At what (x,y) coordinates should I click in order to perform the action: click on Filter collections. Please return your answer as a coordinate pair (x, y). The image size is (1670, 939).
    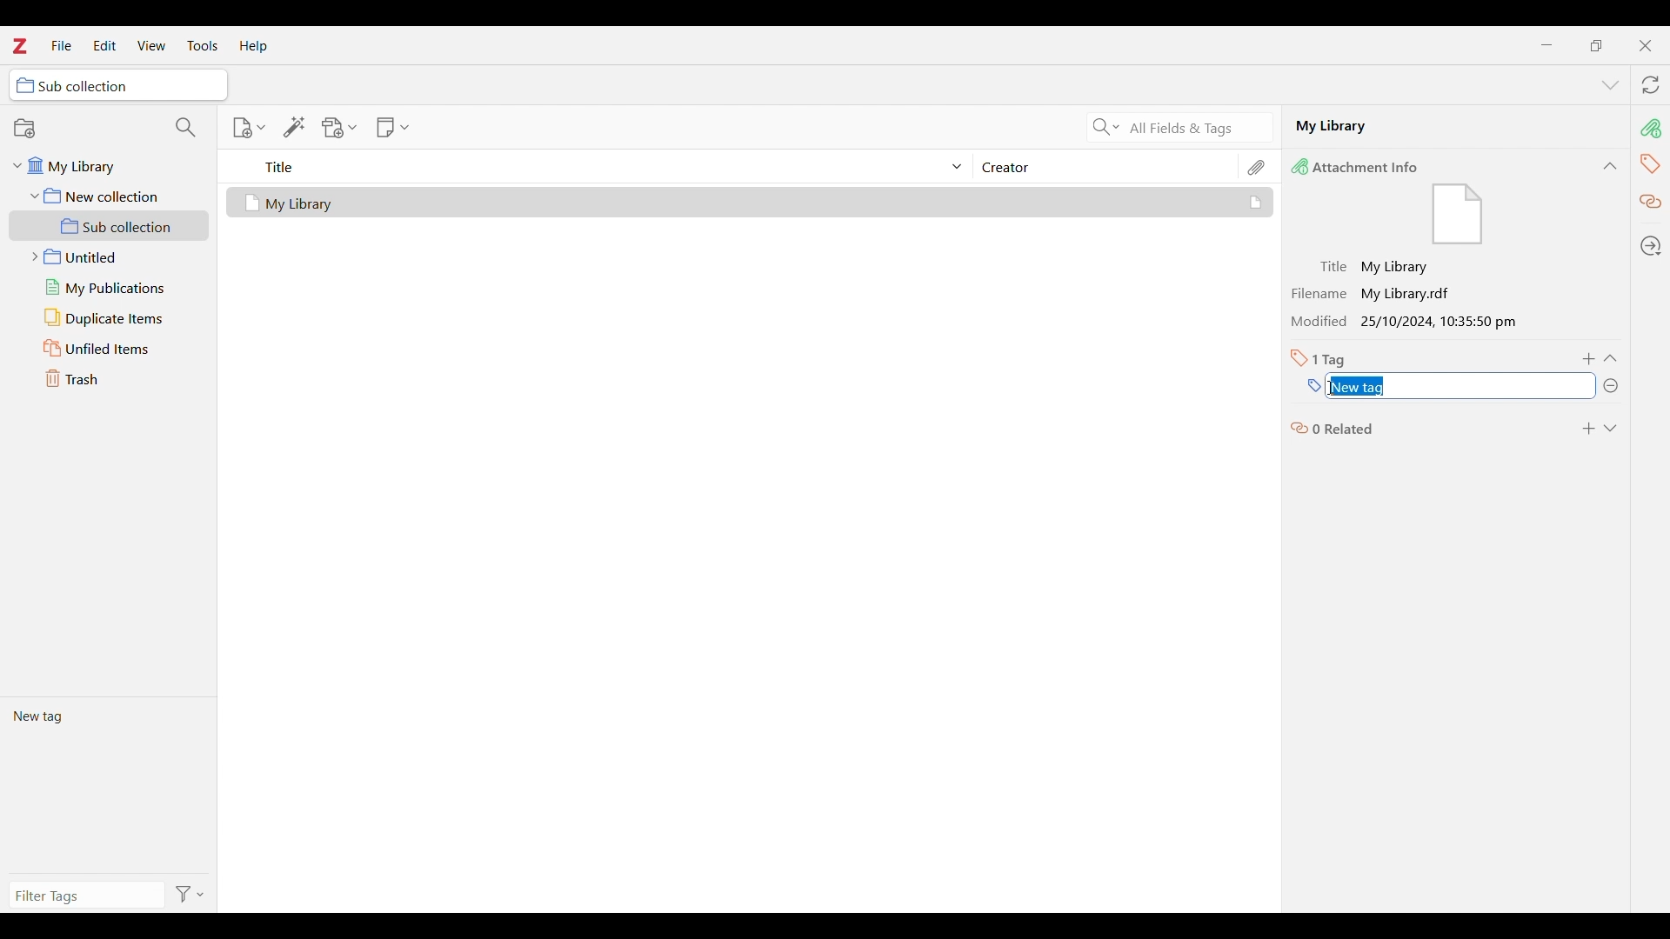
    Looking at the image, I should click on (186, 127).